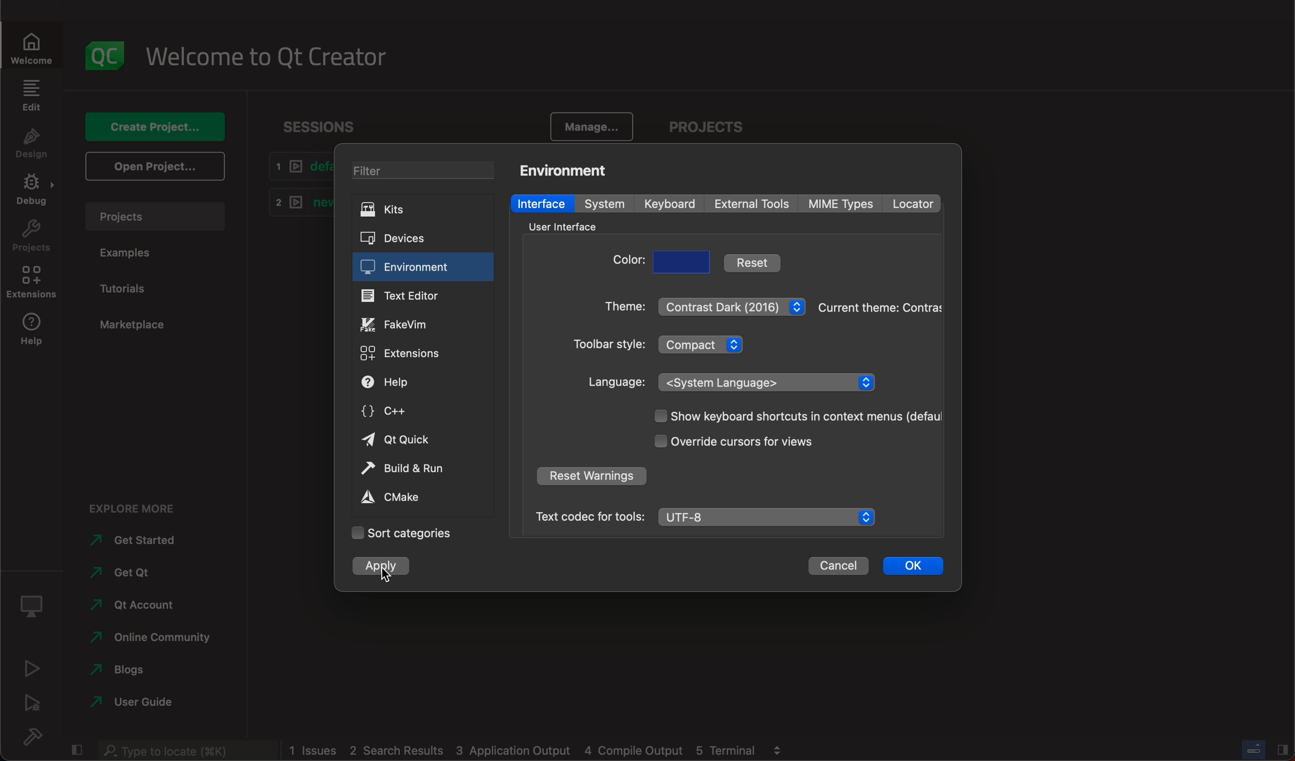 This screenshot has height=761, width=1295. What do you see at coordinates (609, 204) in the screenshot?
I see `system` at bounding box center [609, 204].